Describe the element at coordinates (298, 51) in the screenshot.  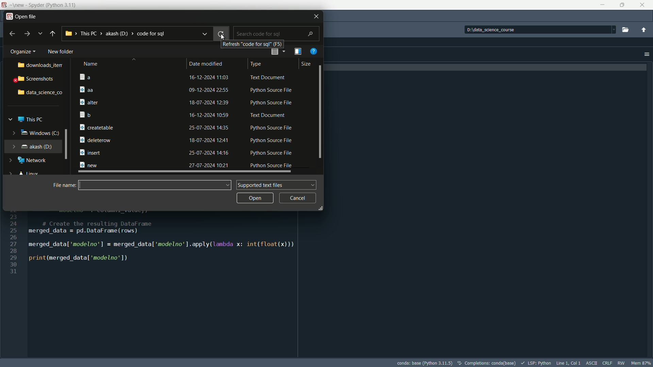
I see `preview pane` at that location.